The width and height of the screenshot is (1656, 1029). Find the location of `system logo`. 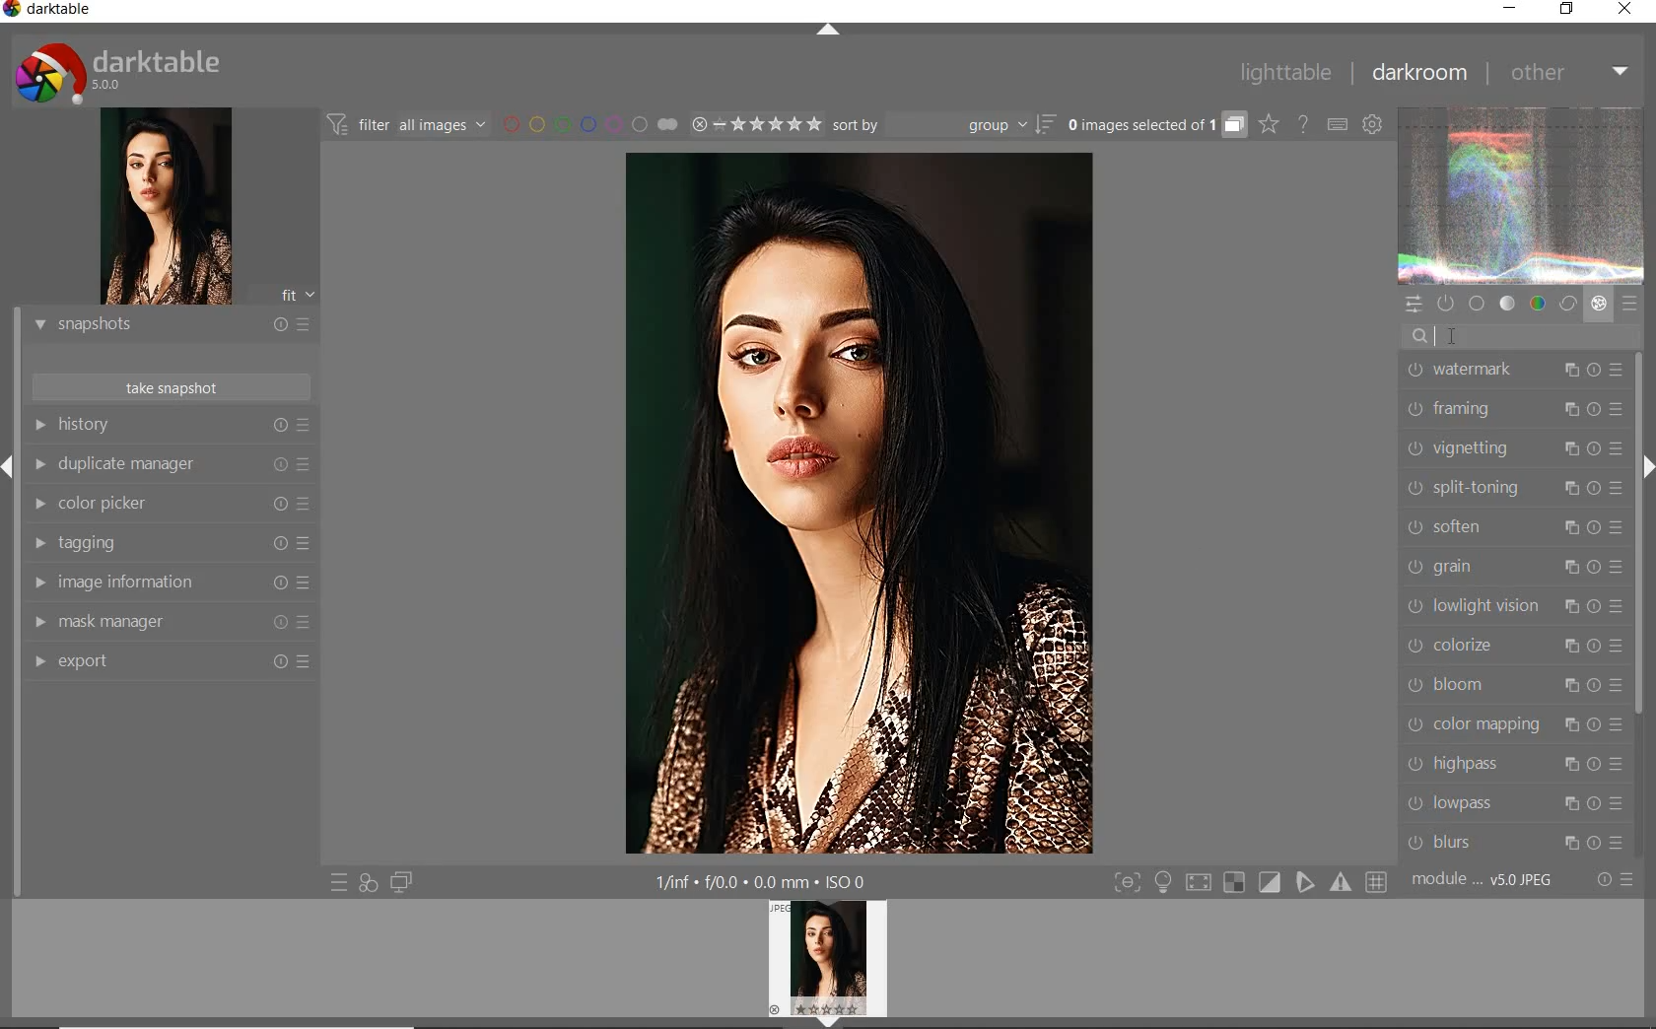

system logo is located at coordinates (121, 72).